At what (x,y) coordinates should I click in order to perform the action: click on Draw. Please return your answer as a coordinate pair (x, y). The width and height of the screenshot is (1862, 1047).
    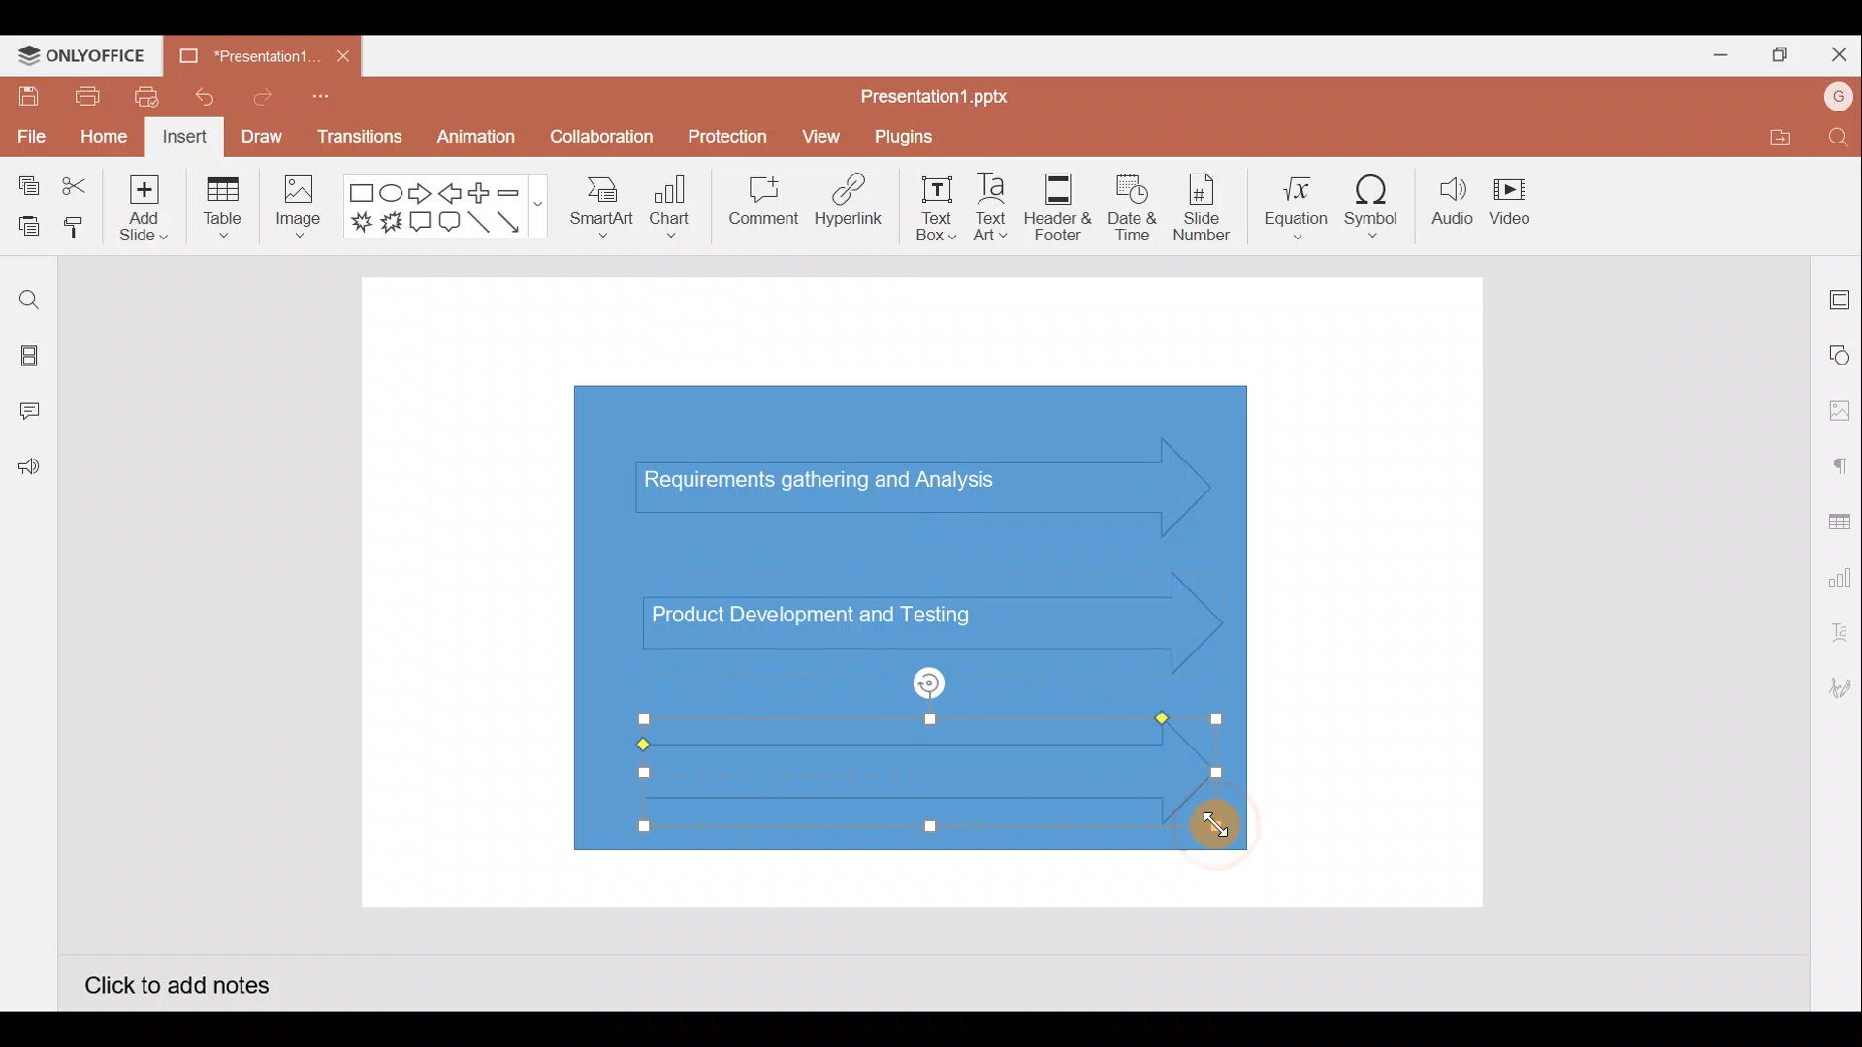
    Looking at the image, I should click on (261, 136).